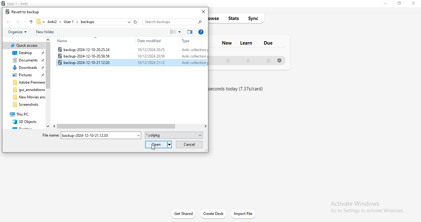 This screenshot has width=421, height=222. I want to click on close, so click(204, 12).